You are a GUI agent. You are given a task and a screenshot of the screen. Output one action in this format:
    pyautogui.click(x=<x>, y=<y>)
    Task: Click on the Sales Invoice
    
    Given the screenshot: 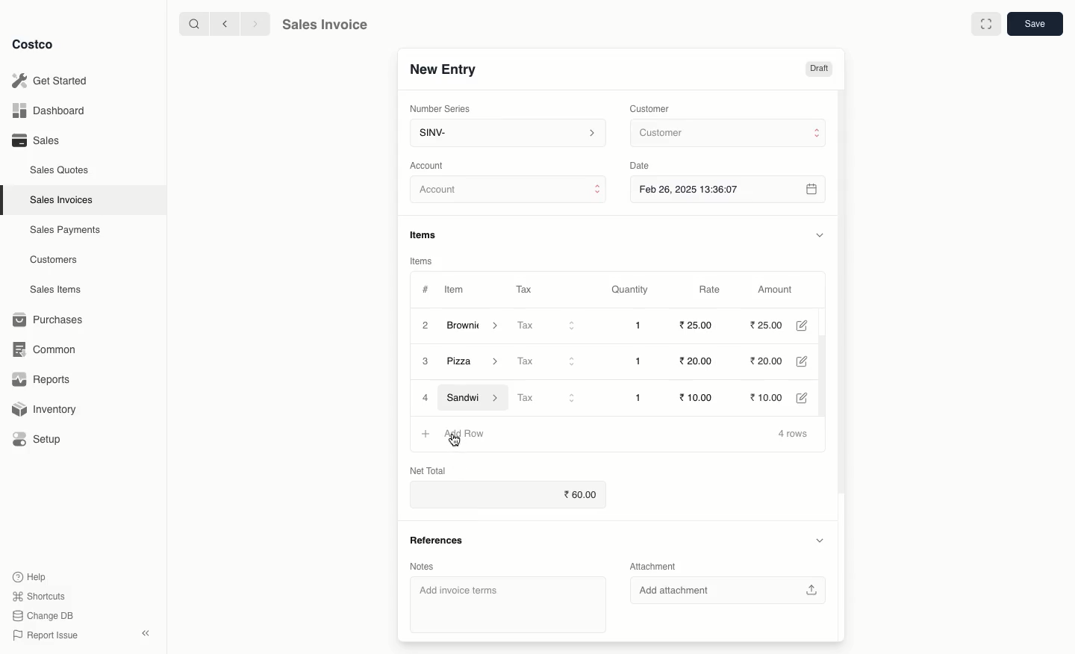 What is the action you would take?
    pyautogui.click(x=325, y=26)
    